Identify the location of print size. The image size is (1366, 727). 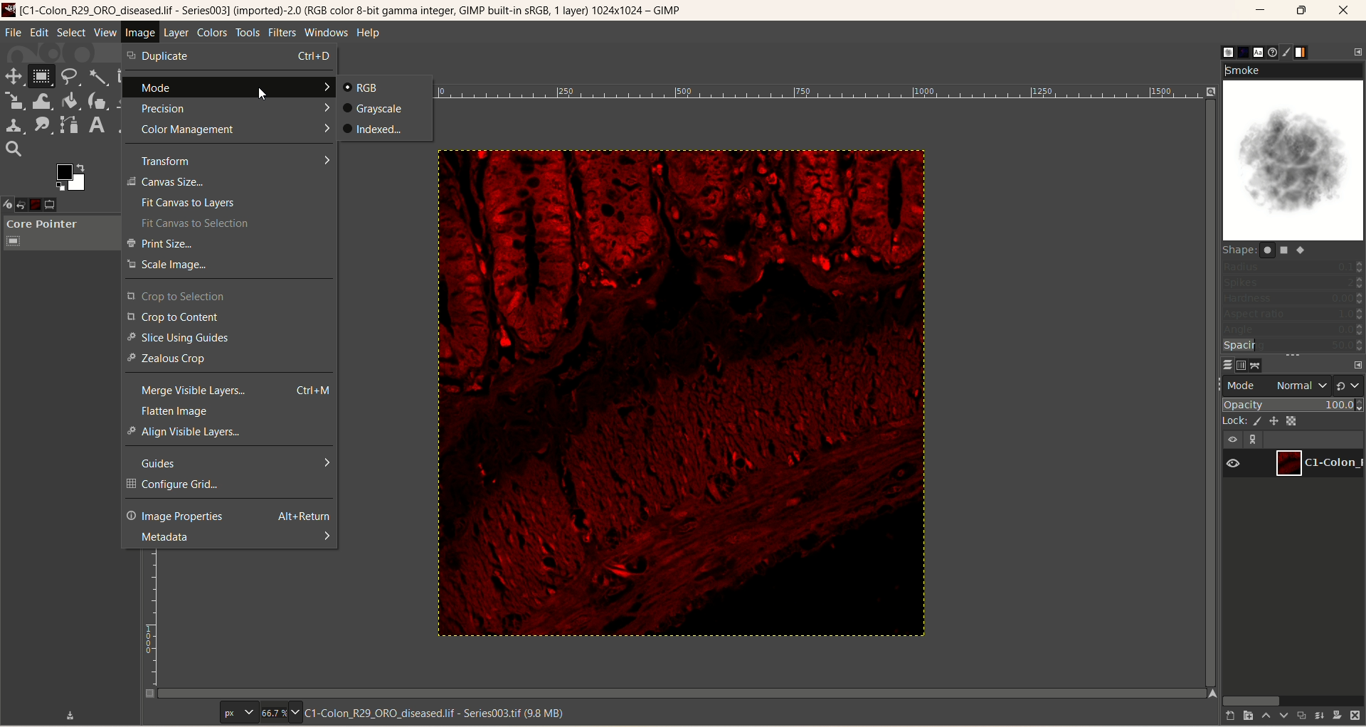
(233, 245).